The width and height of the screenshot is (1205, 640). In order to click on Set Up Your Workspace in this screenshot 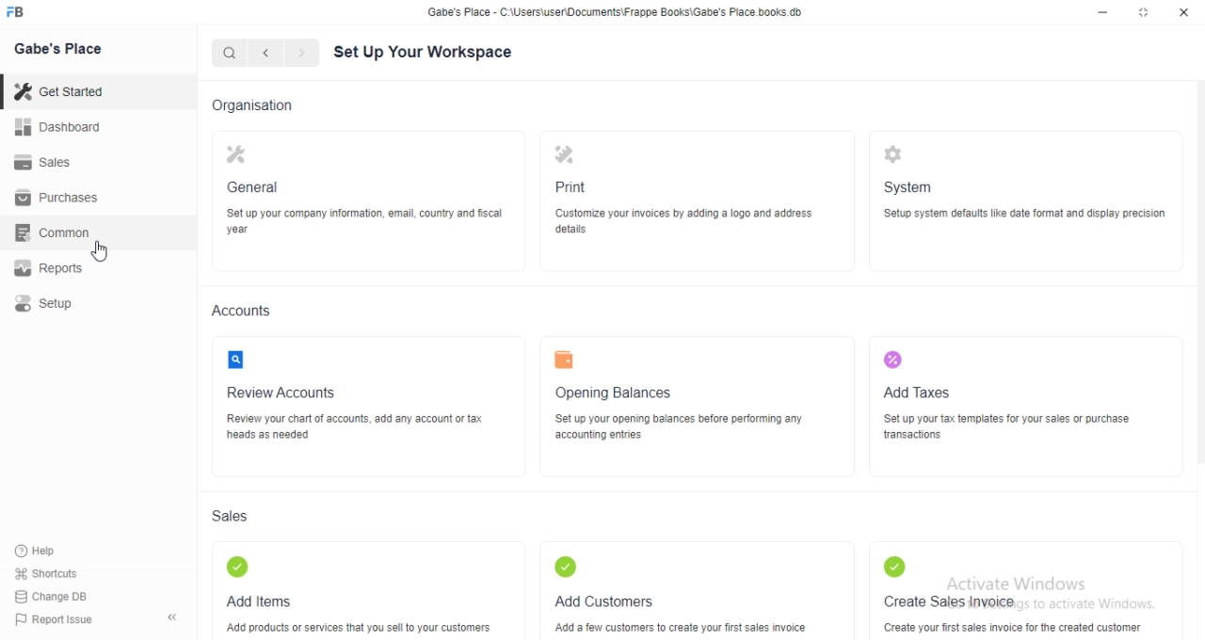, I will do `click(424, 55)`.